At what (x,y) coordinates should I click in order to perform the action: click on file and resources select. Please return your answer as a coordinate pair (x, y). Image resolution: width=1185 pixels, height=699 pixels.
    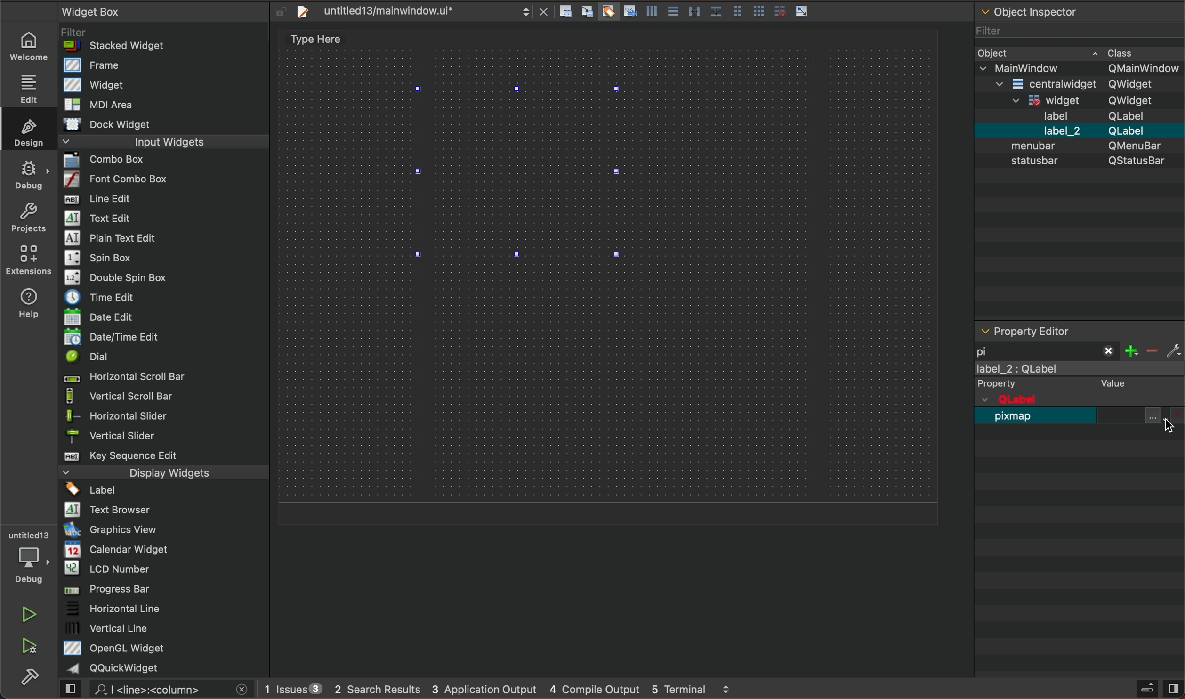
    Looking at the image, I should click on (1166, 415).